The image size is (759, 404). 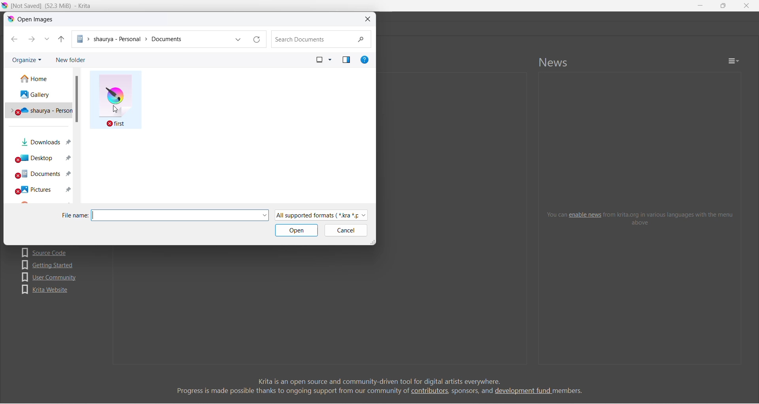 I want to click on change view, so click(x=319, y=60).